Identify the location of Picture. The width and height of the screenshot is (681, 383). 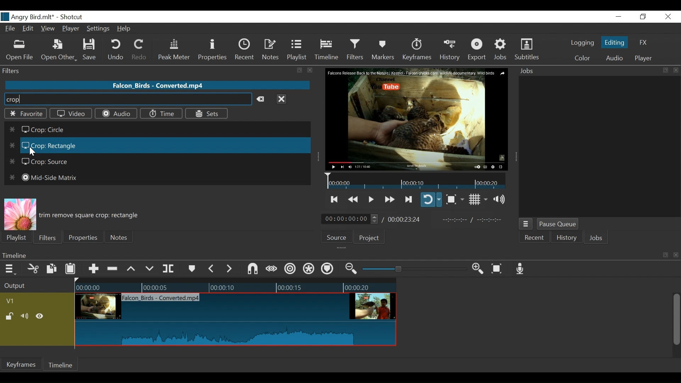
(20, 214).